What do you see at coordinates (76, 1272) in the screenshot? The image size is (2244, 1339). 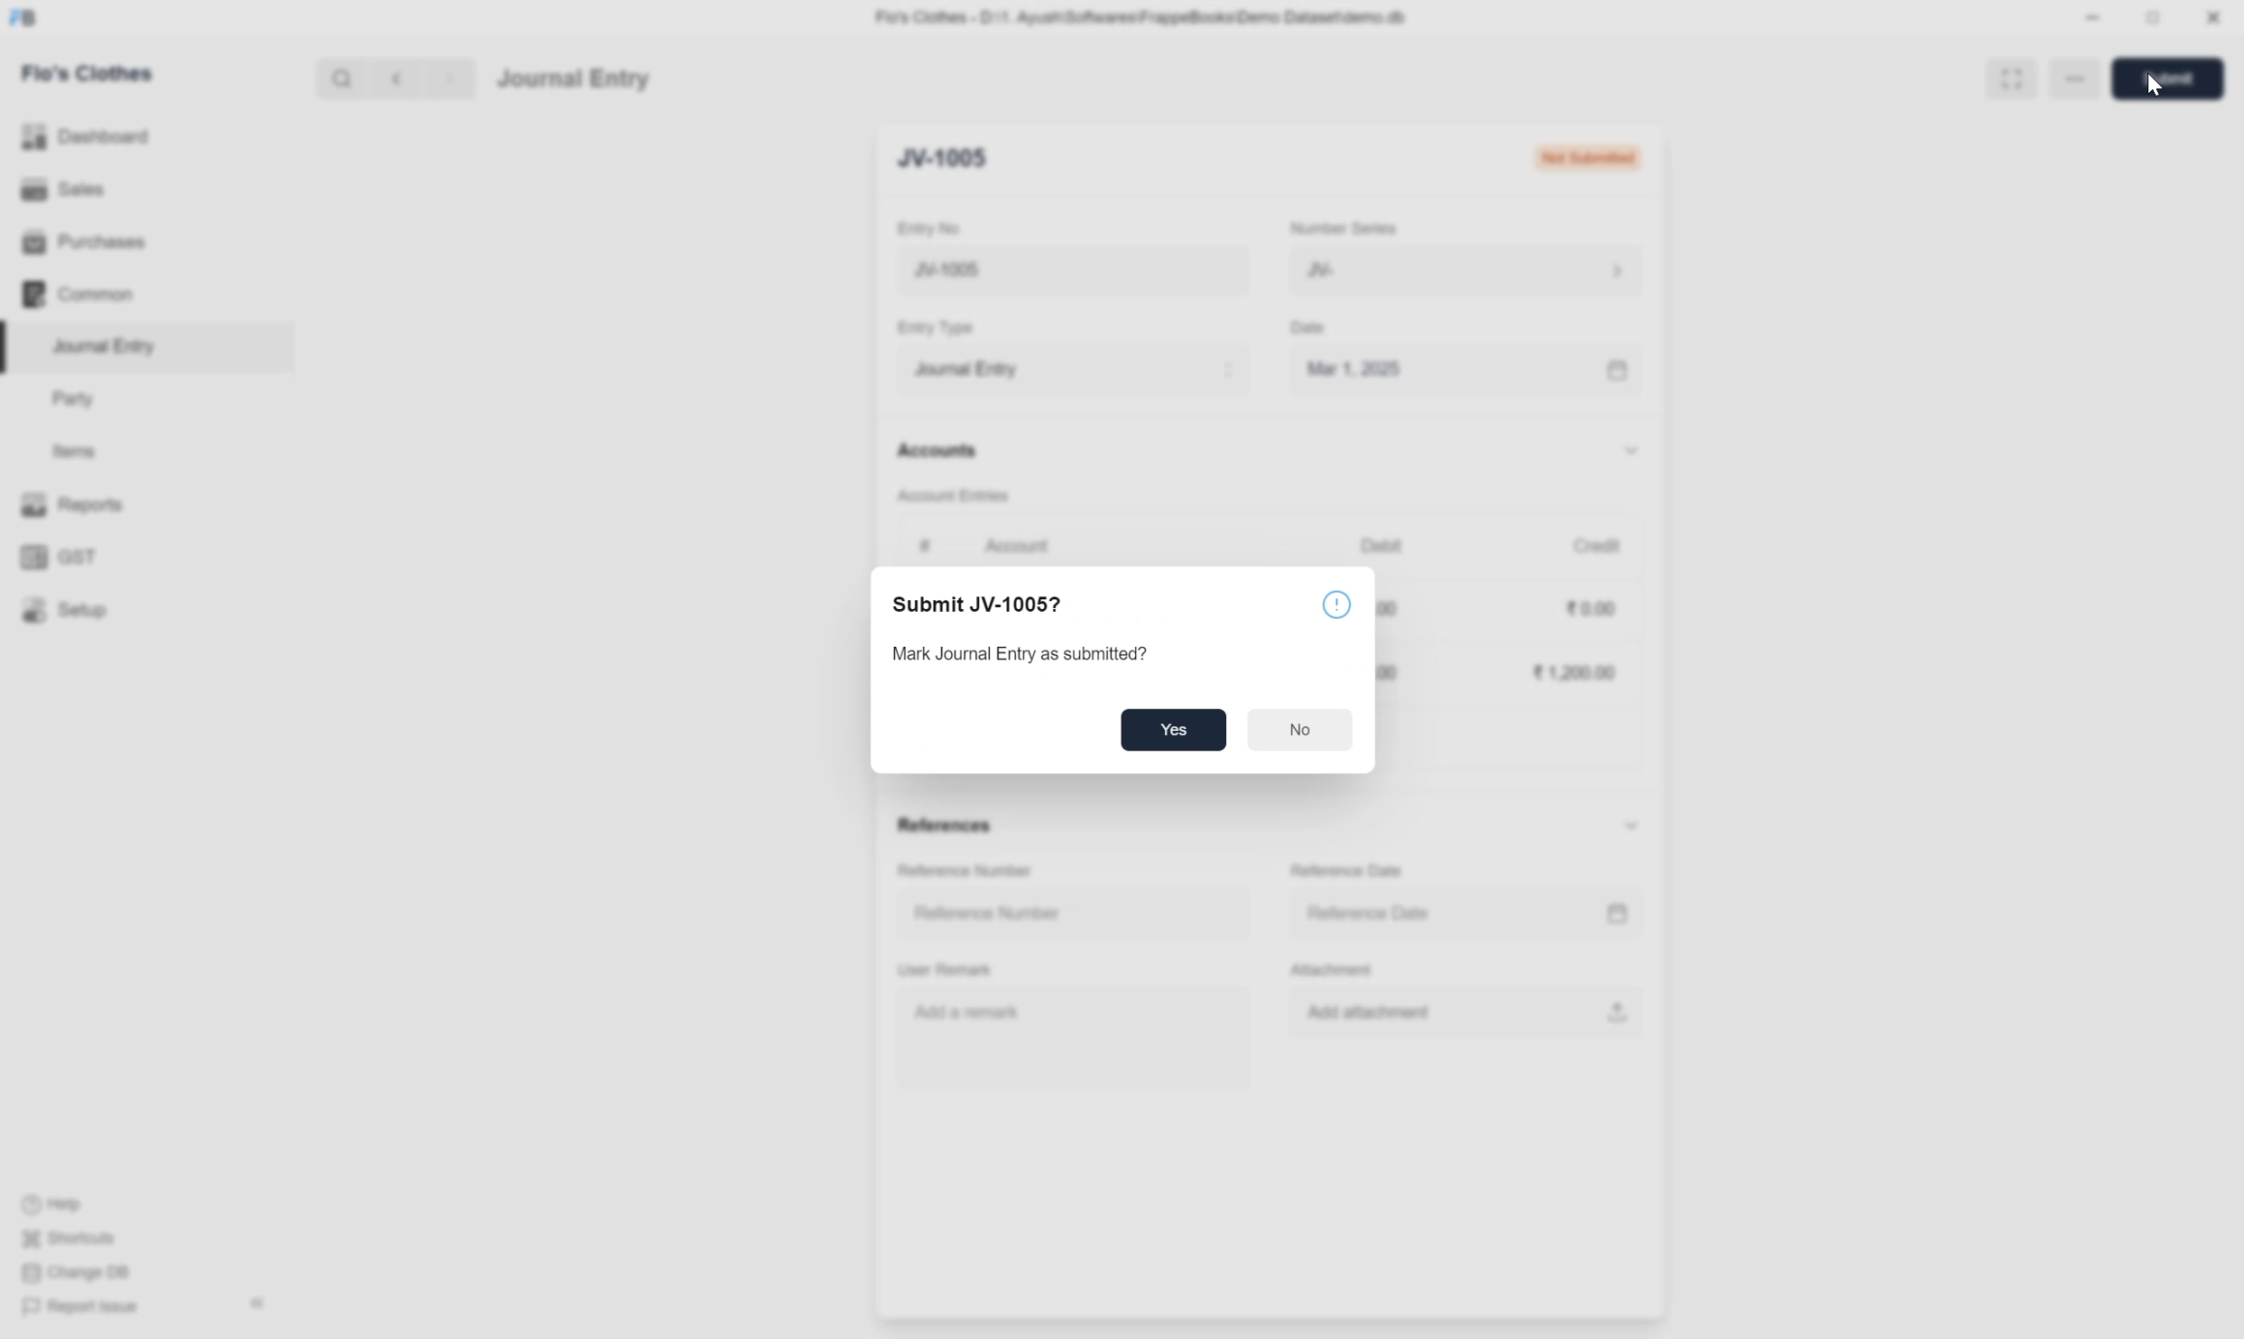 I see `Change DB` at bounding box center [76, 1272].